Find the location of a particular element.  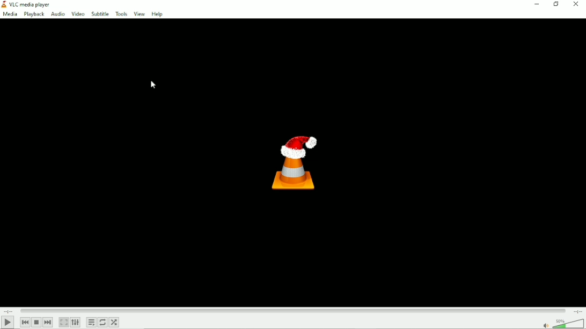

Cursor is located at coordinates (153, 85).